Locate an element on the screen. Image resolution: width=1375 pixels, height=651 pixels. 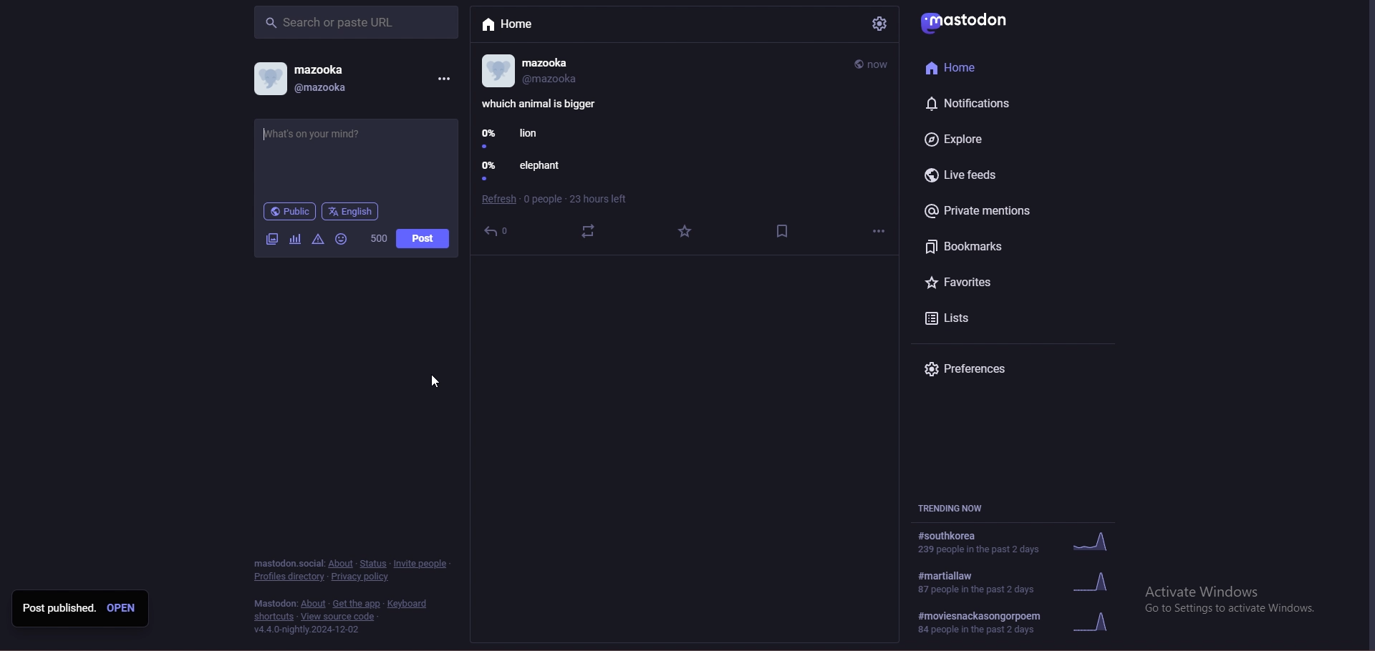
bookmarks is located at coordinates (988, 246).